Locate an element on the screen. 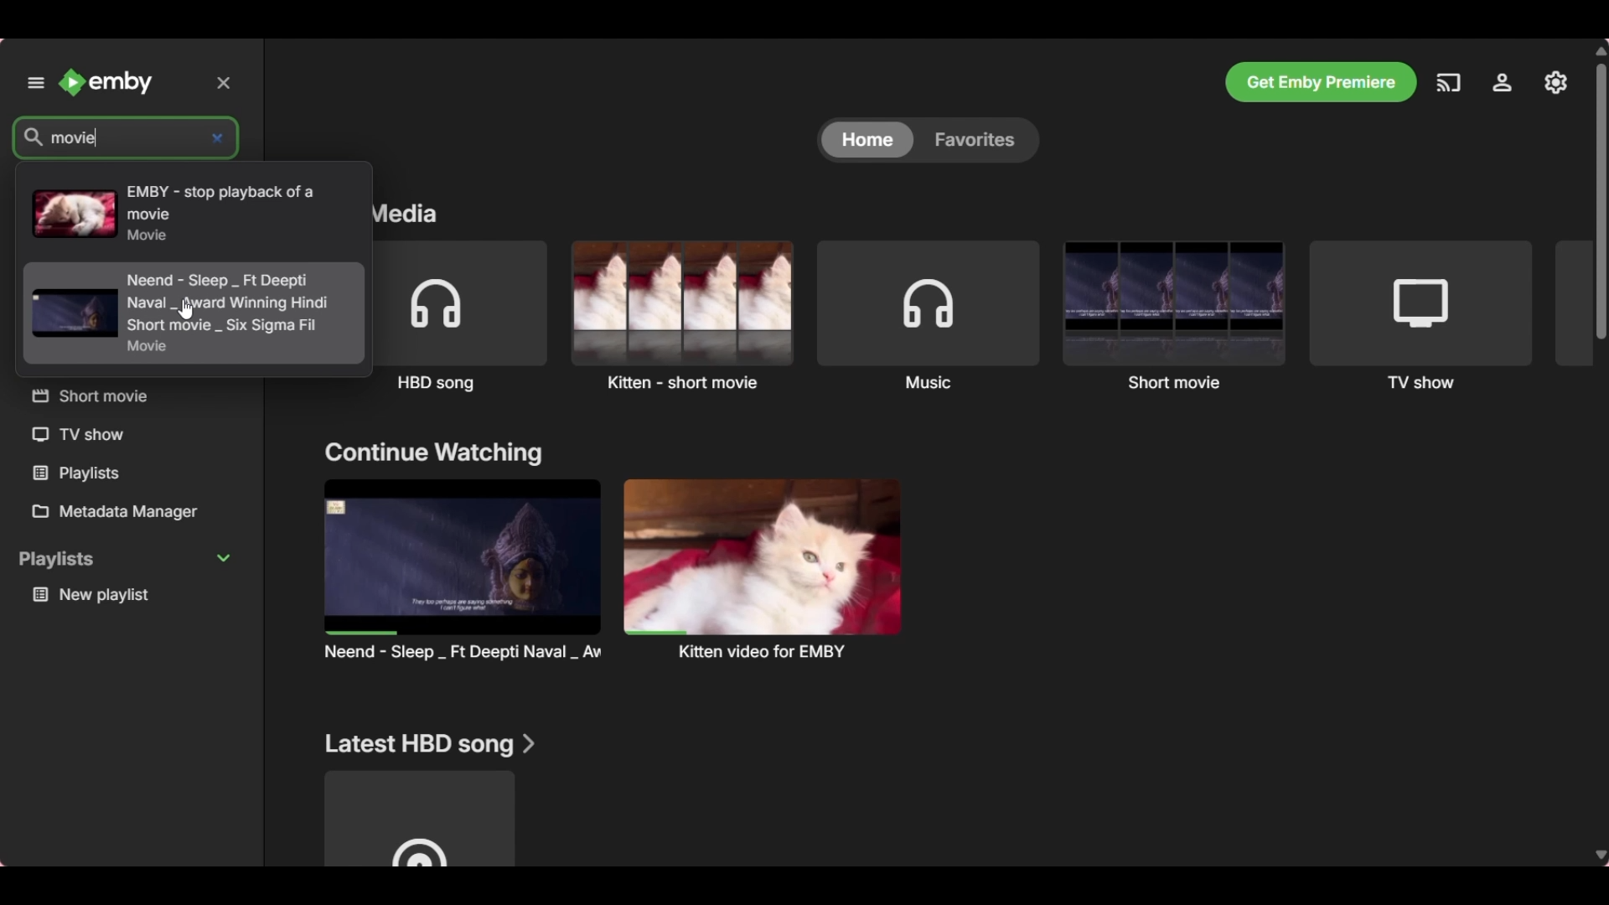 This screenshot has height=905, width=1609. Preview and title of media files under above mention section is located at coordinates (462, 570).